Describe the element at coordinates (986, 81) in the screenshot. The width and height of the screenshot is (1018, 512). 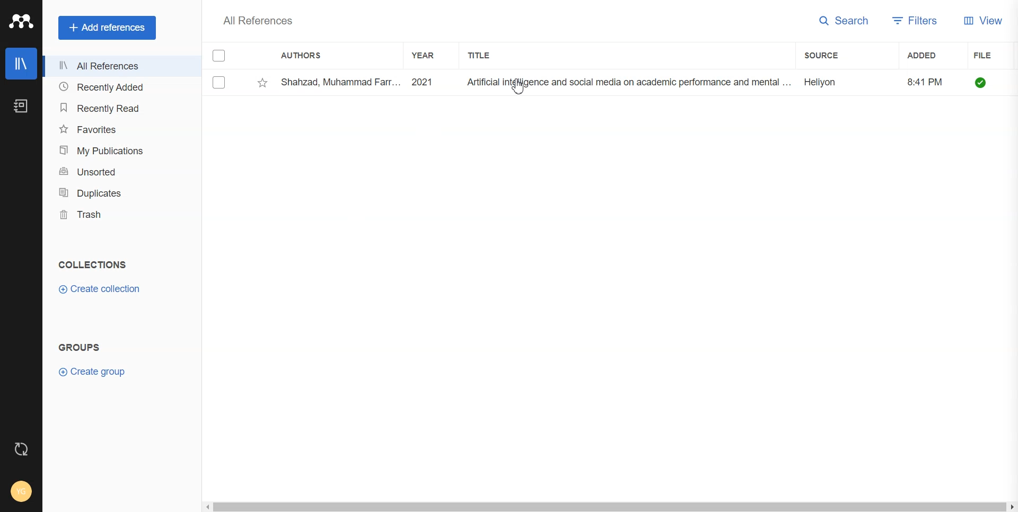
I see `checkmark` at that location.